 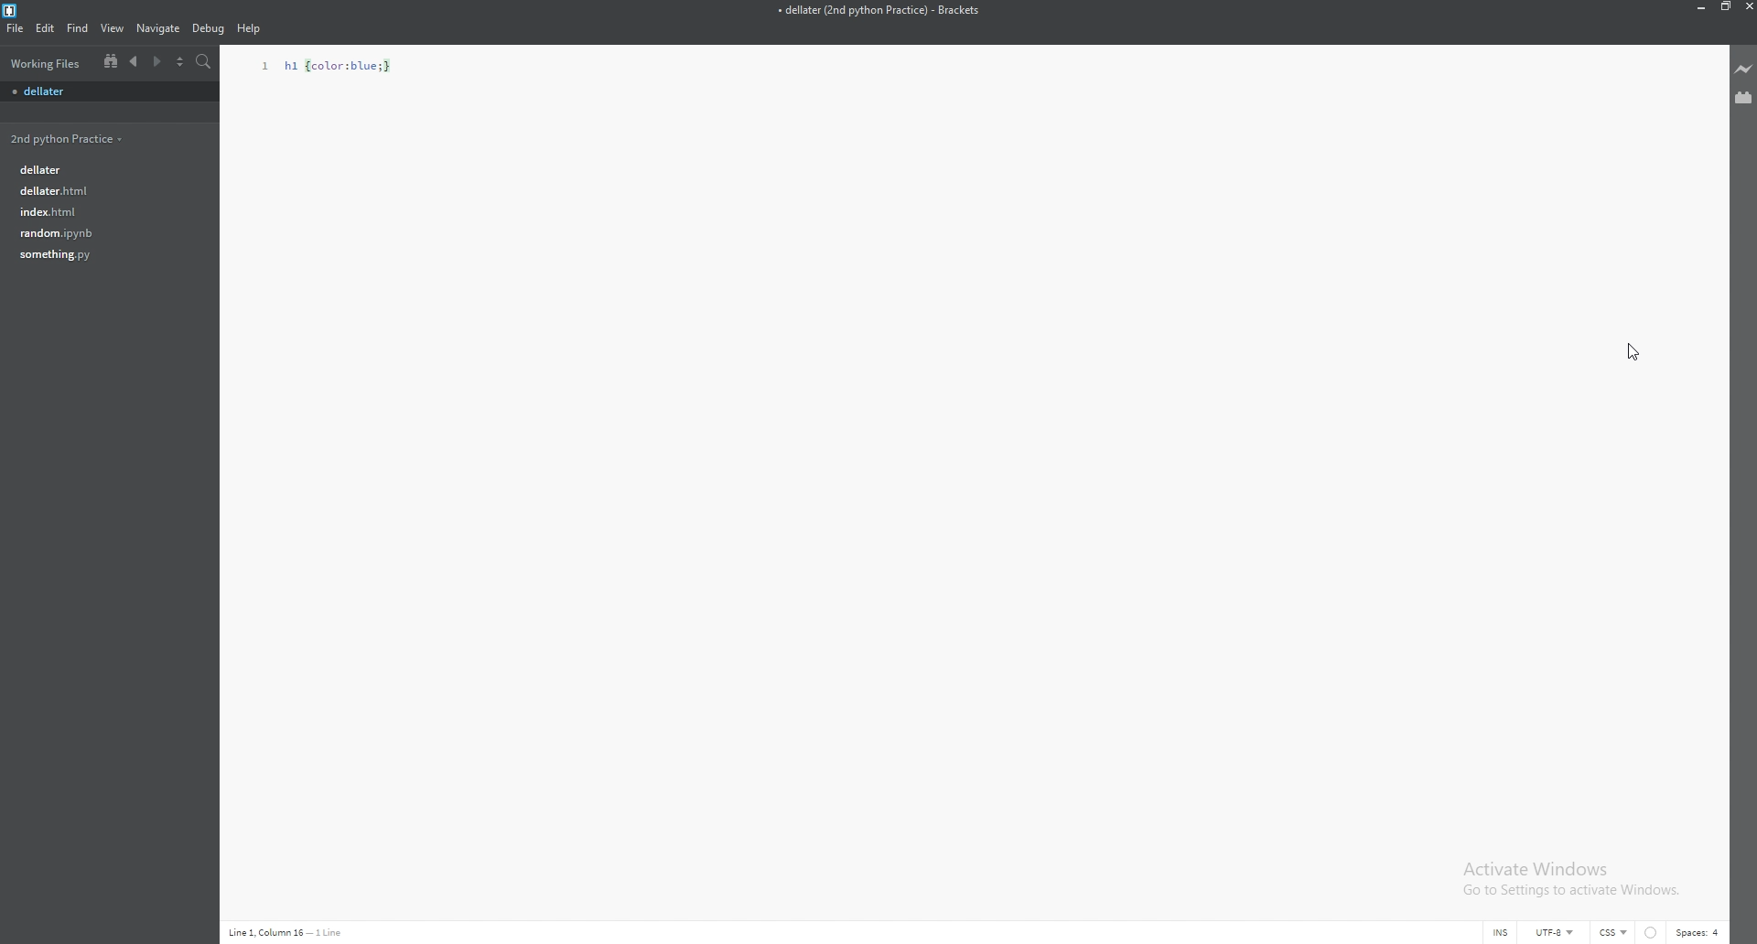 What do you see at coordinates (1653, 934) in the screenshot?
I see `linter` at bounding box center [1653, 934].